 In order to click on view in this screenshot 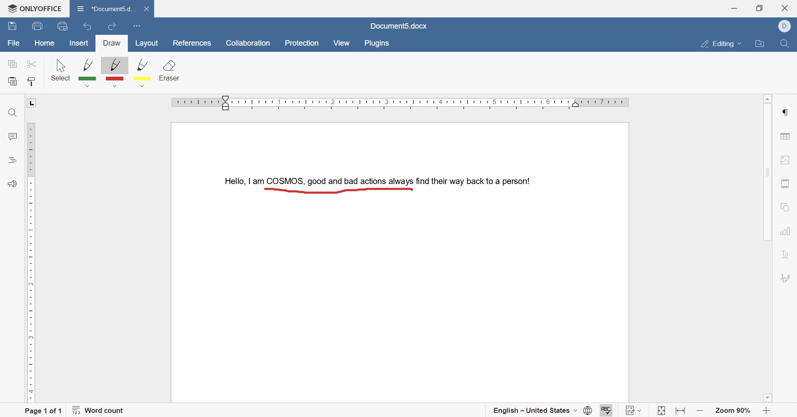, I will do `click(341, 43)`.